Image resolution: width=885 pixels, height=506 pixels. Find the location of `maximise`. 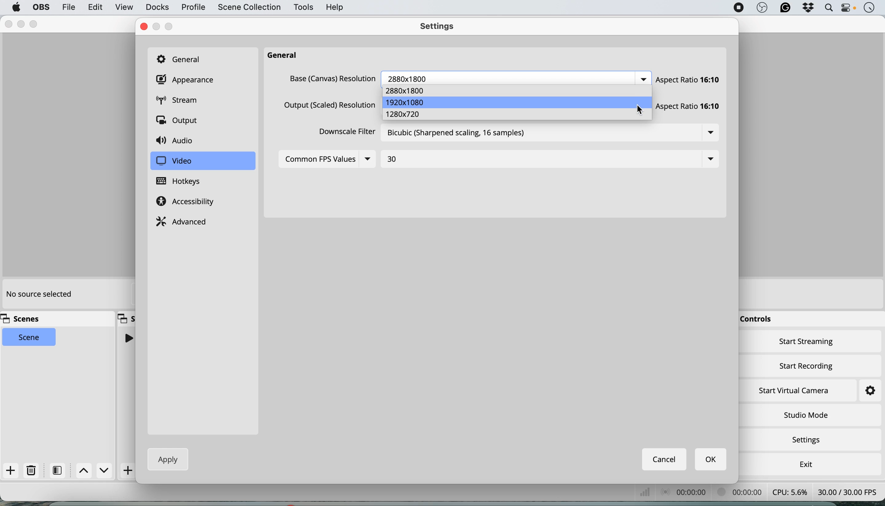

maximise is located at coordinates (172, 26).